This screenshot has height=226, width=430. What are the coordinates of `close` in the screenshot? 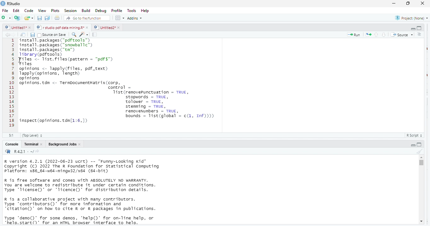 It's located at (88, 28).